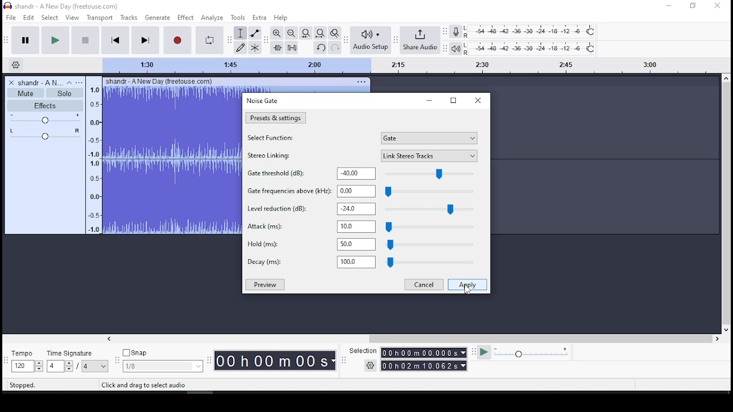  Describe the element at coordinates (335, 47) in the screenshot. I see `redo` at that location.